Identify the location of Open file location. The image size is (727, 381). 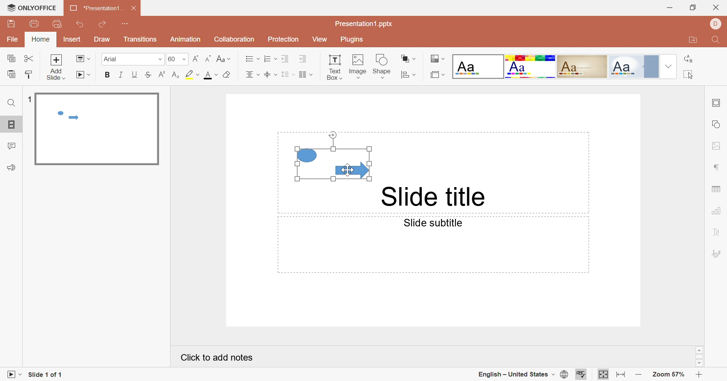
(691, 40).